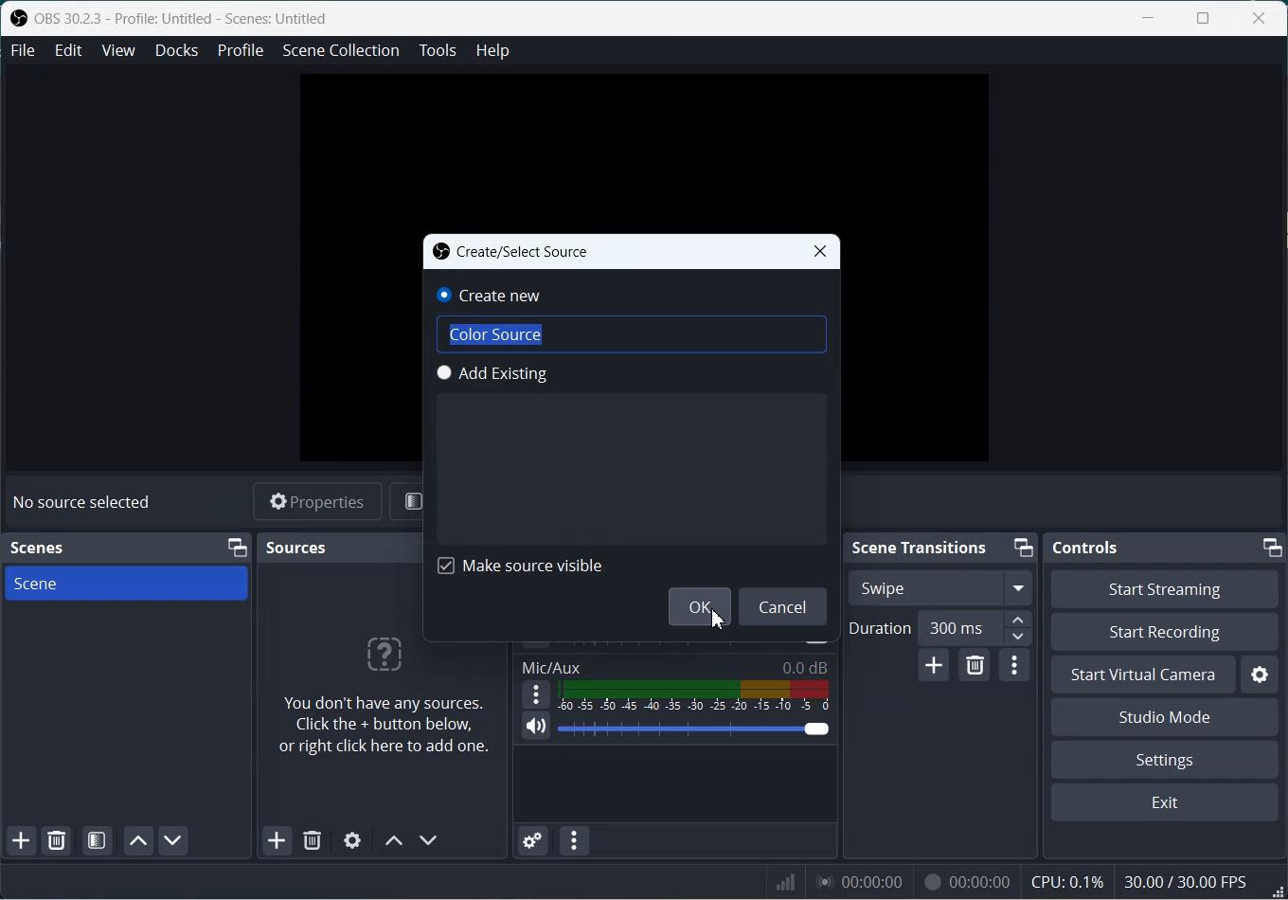 Image resolution: width=1288 pixels, height=900 pixels. Describe the element at coordinates (964, 880) in the screenshot. I see `00:00:00` at that location.